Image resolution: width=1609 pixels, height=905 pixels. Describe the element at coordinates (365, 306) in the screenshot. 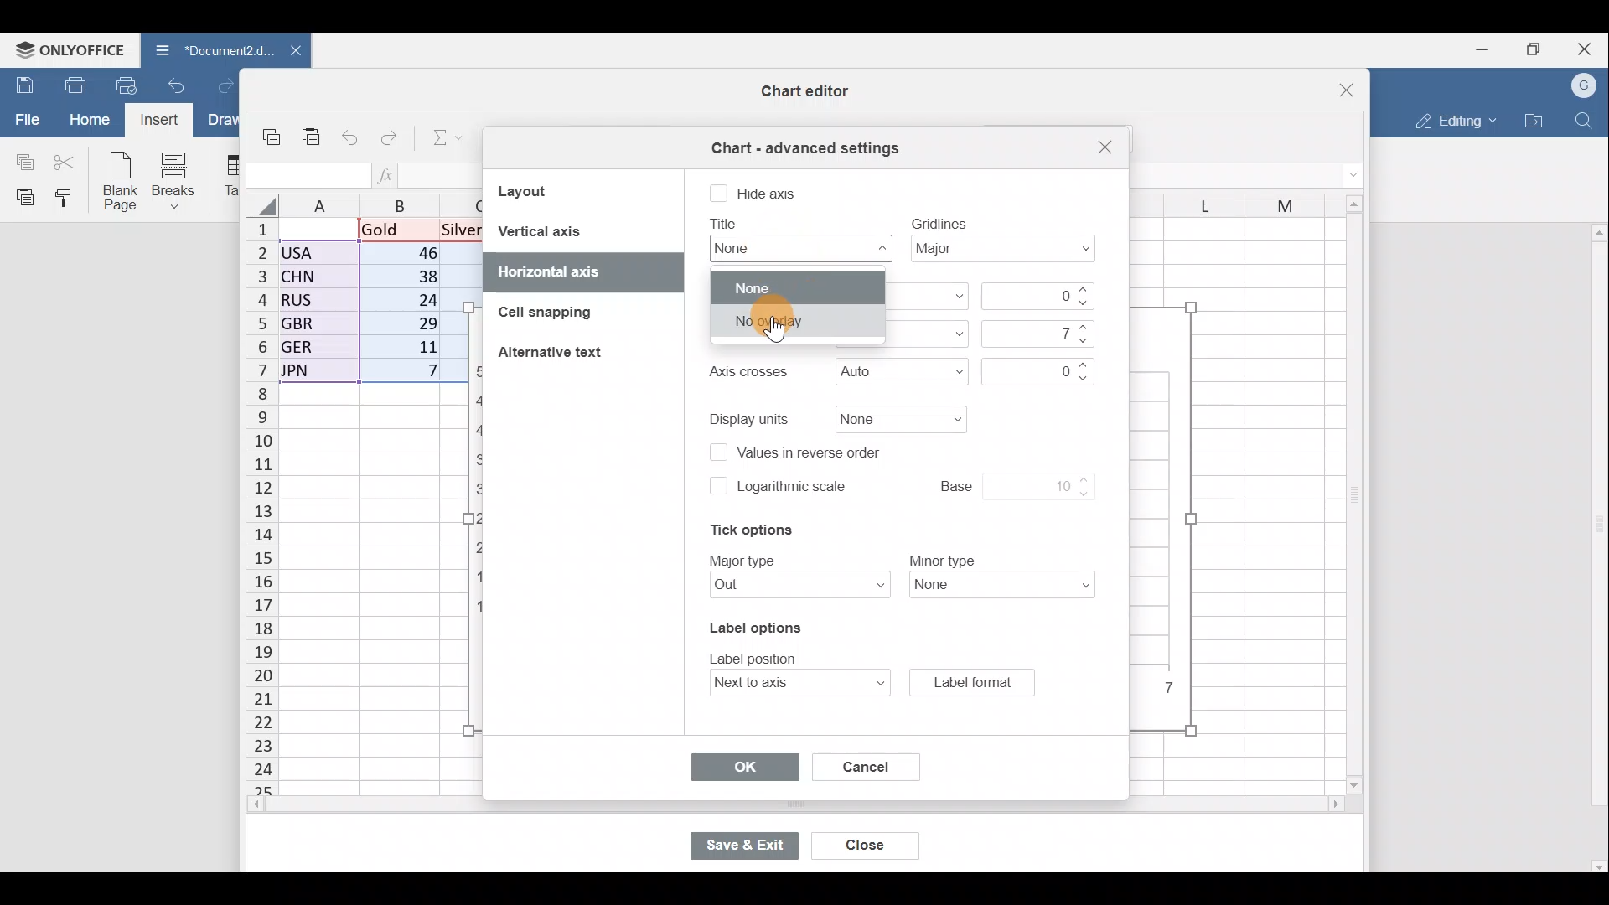

I see `Data` at that location.